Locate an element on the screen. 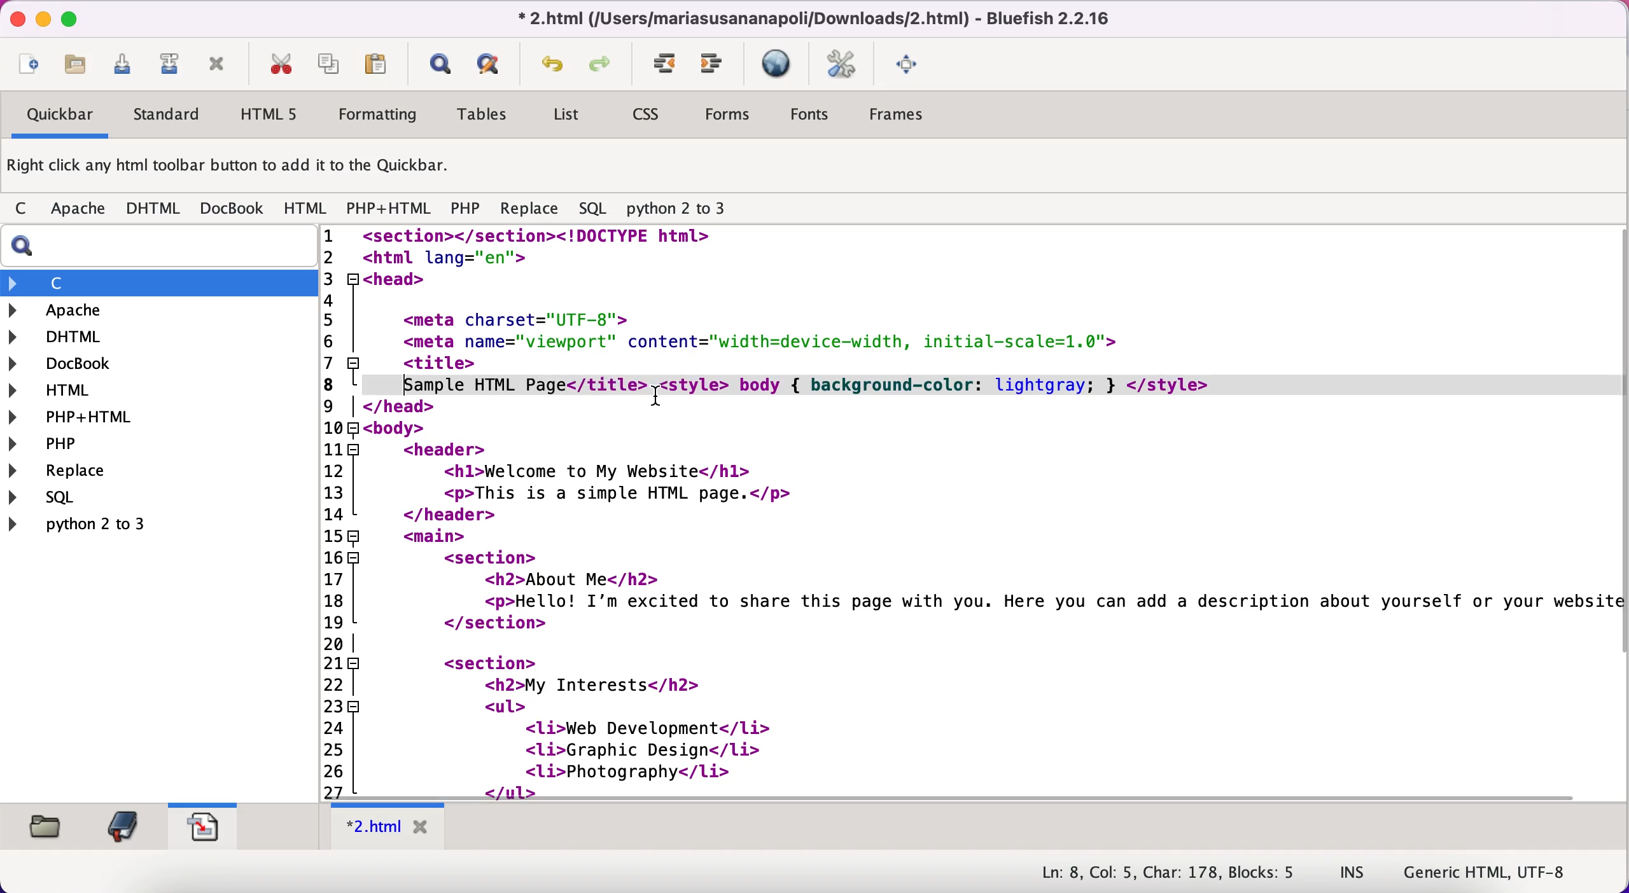  php is located at coordinates (465, 211).